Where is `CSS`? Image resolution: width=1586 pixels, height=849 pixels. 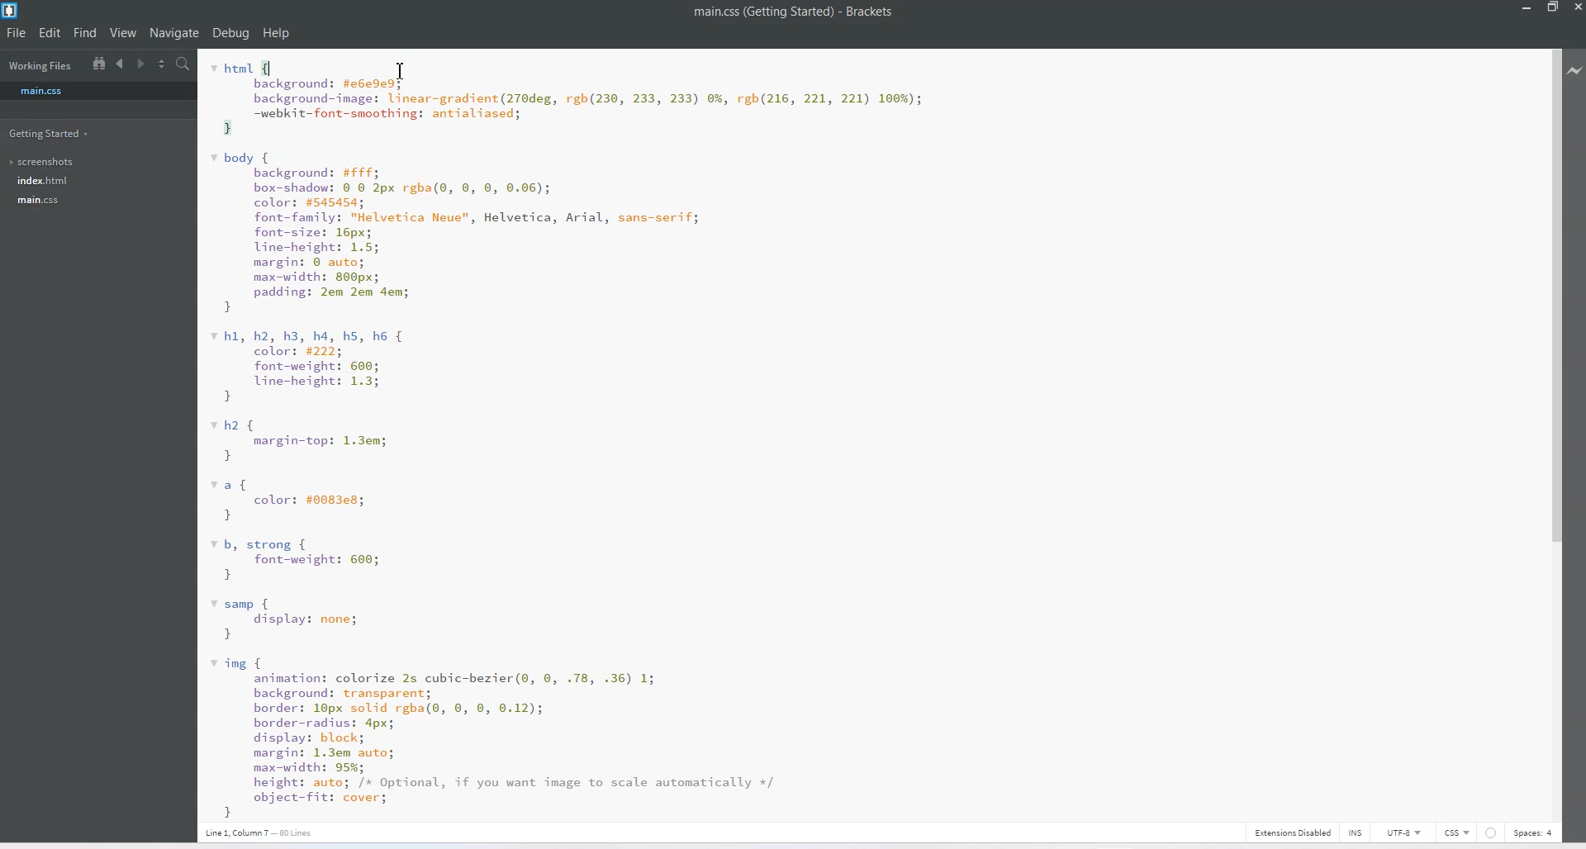 CSS is located at coordinates (1456, 832).